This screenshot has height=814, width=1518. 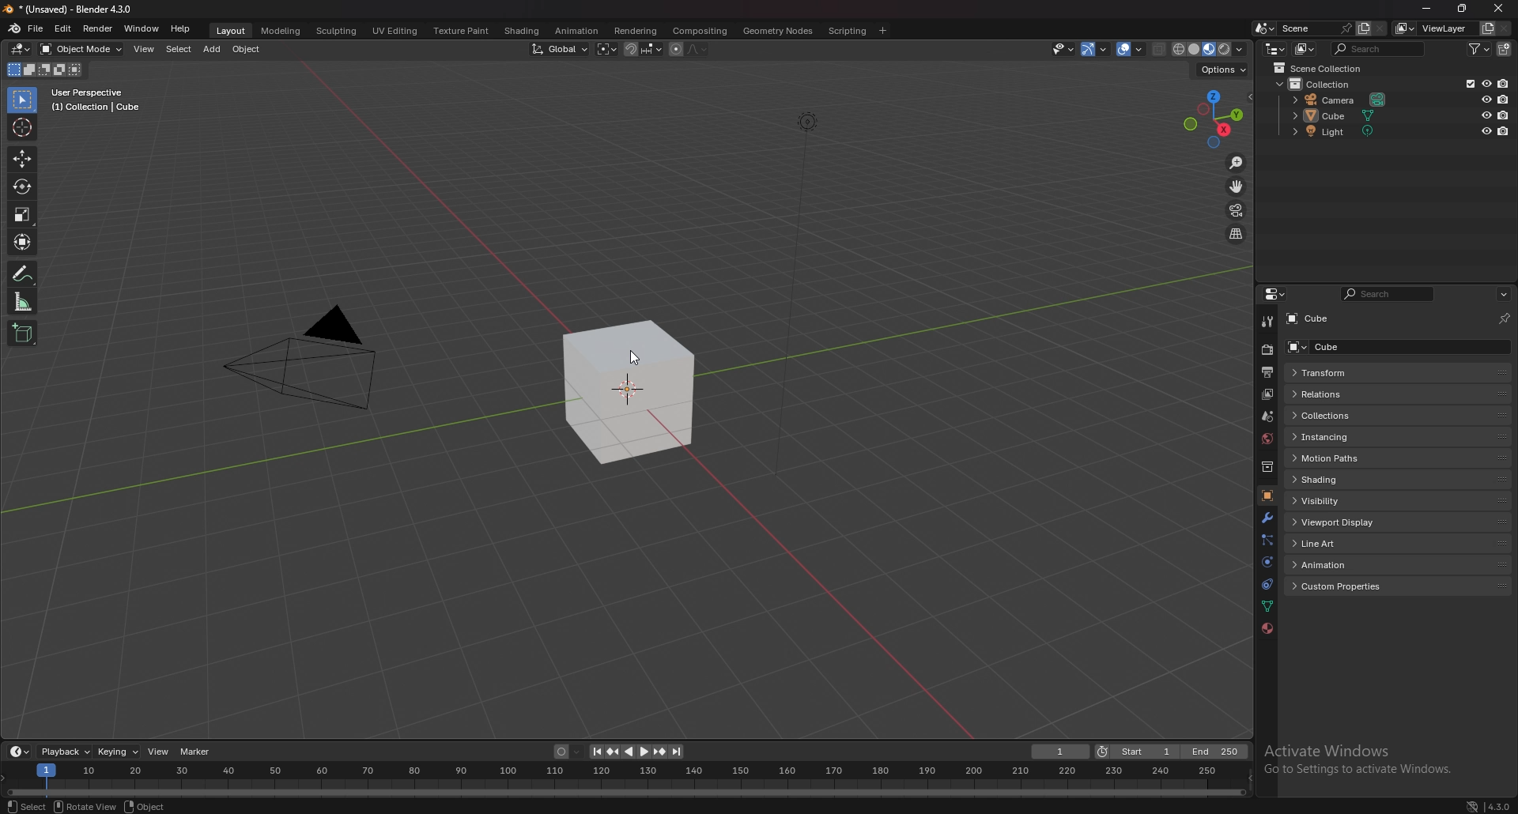 What do you see at coordinates (25, 806) in the screenshot?
I see `select` at bounding box center [25, 806].